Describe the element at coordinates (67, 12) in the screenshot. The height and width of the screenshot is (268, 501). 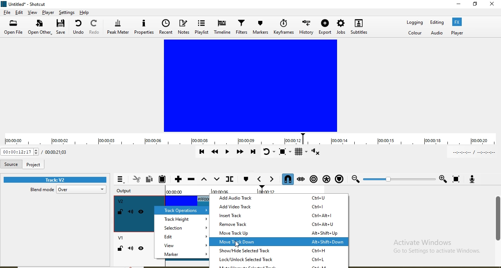
I see `Settings` at that location.